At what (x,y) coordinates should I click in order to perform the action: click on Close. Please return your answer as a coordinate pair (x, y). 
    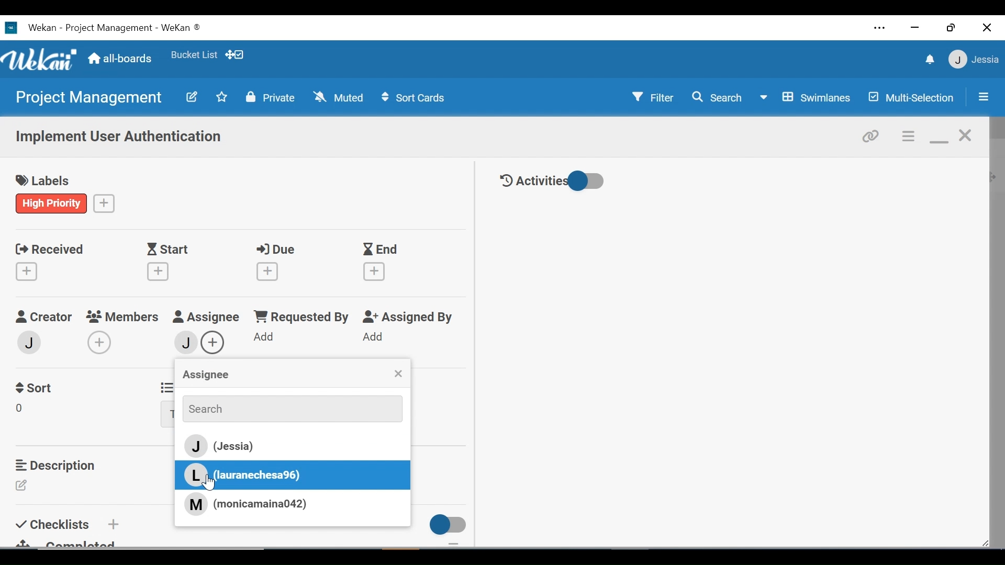
    Looking at the image, I should click on (988, 27).